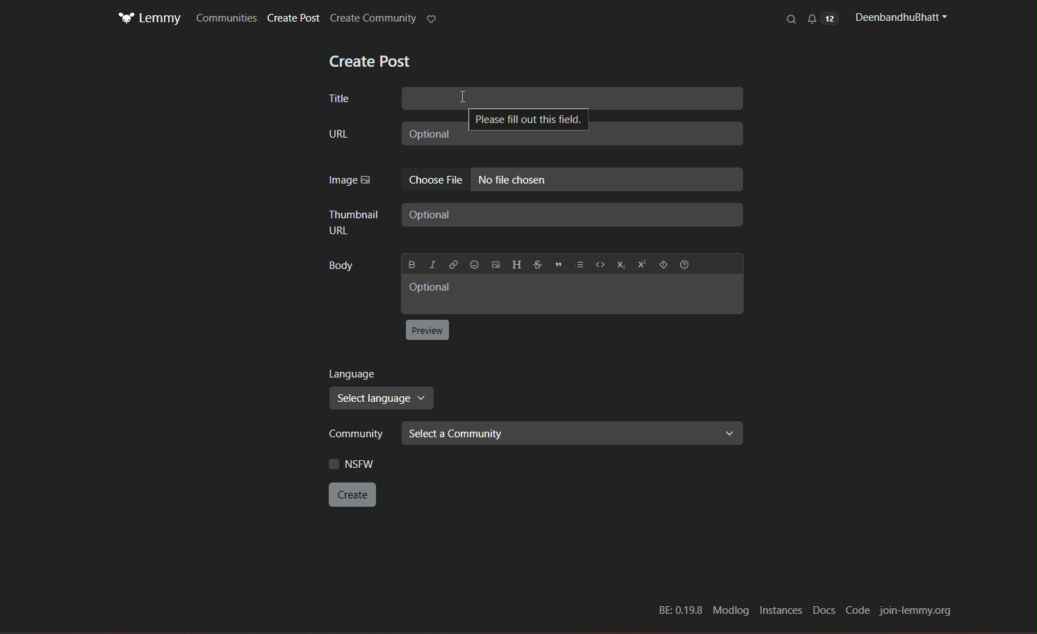  What do you see at coordinates (429, 330) in the screenshot?
I see `button` at bounding box center [429, 330].